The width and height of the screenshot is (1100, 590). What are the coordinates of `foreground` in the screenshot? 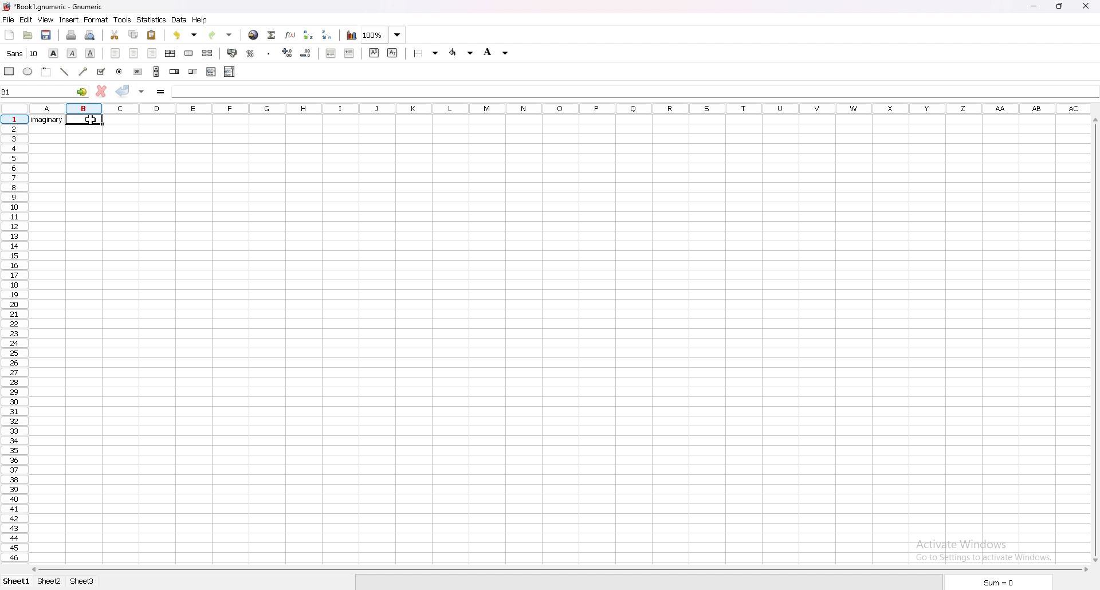 It's located at (461, 53).